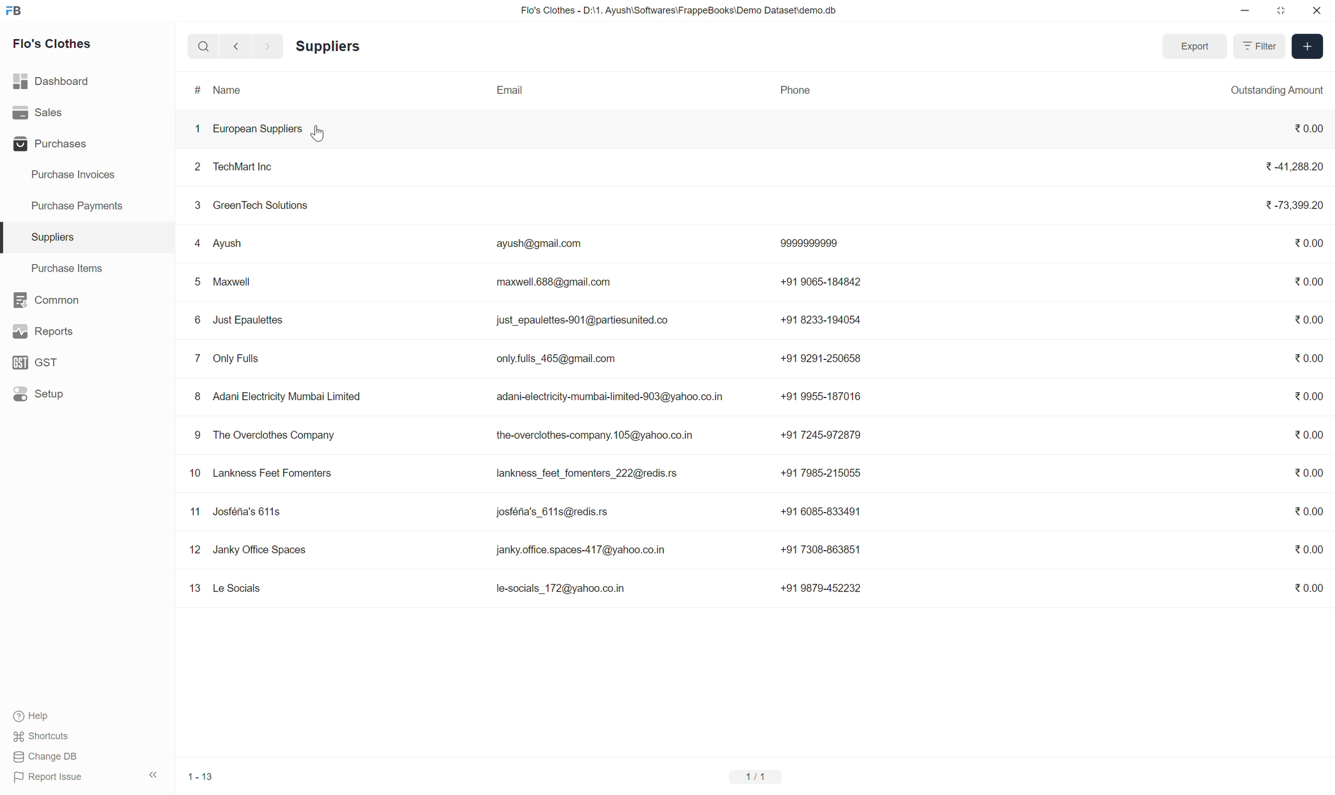 Image resolution: width=1335 pixels, height=795 pixels. I want to click on Le Socials, so click(241, 588).